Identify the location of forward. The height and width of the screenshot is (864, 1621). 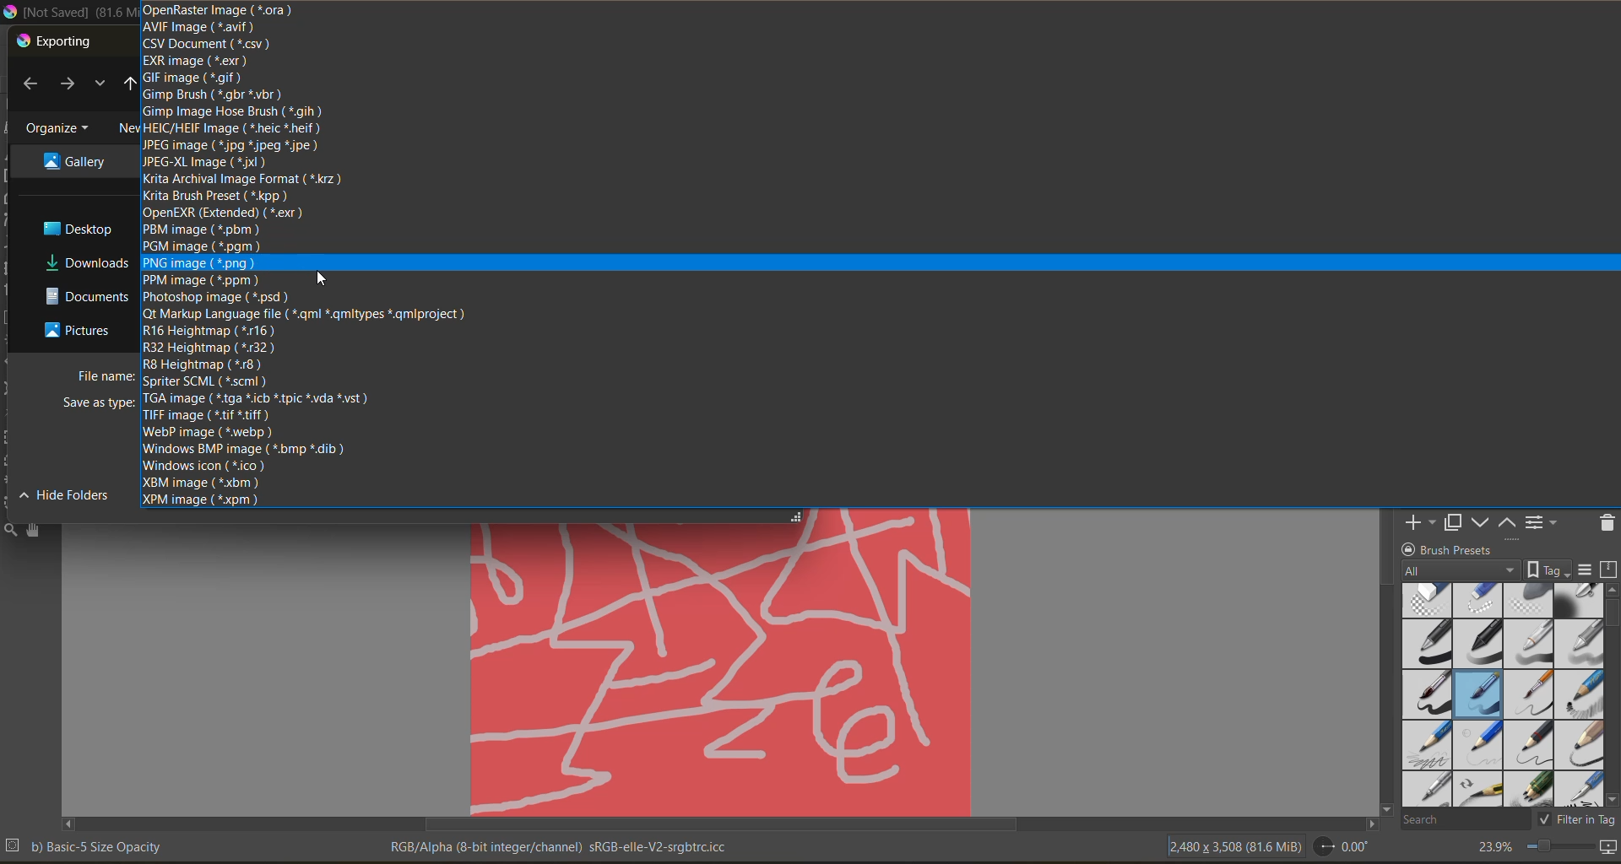
(71, 85).